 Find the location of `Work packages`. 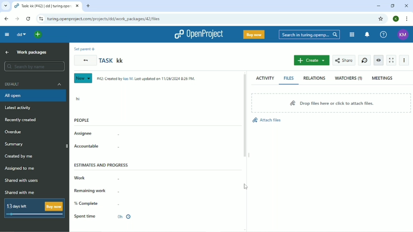

Work packages is located at coordinates (32, 53).